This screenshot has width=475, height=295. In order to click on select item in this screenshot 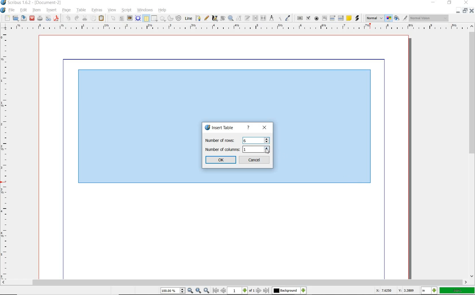, I will do `click(113, 18)`.